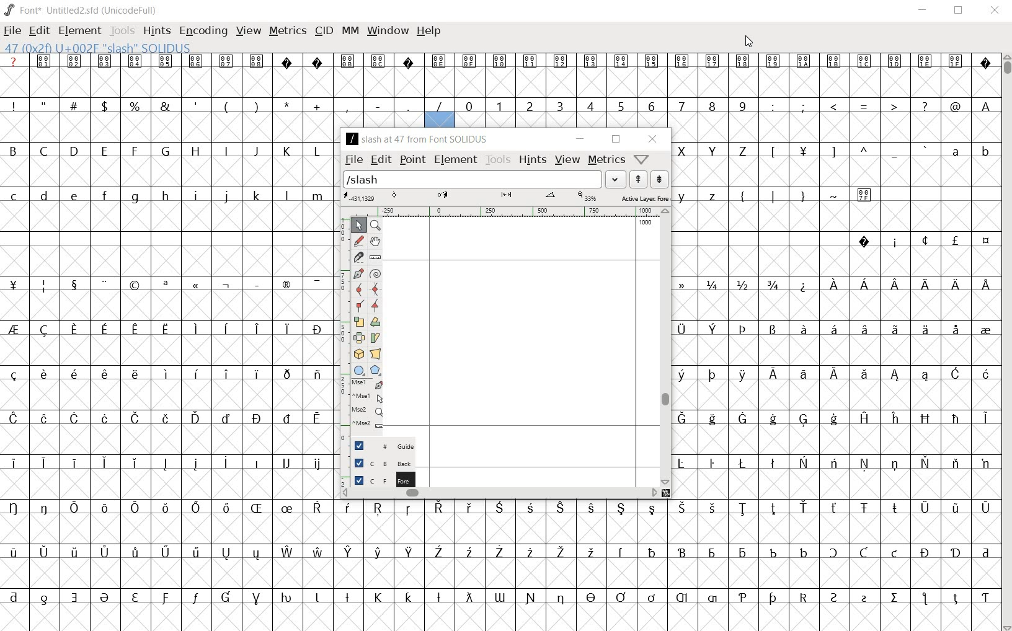 This screenshot has width=1012, height=631. Describe the element at coordinates (499, 494) in the screenshot. I see `scrollbar` at that location.